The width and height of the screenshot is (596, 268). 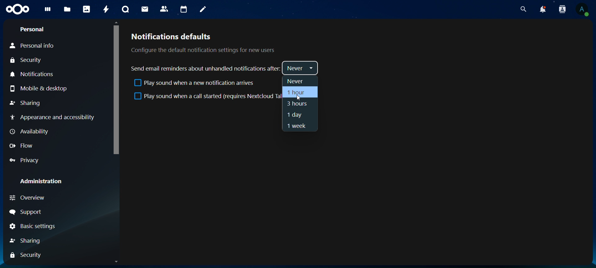 What do you see at coordinates (205, 97) in the screenshot?
I see `play sound when a call started ` at bounding box center [205, 97].